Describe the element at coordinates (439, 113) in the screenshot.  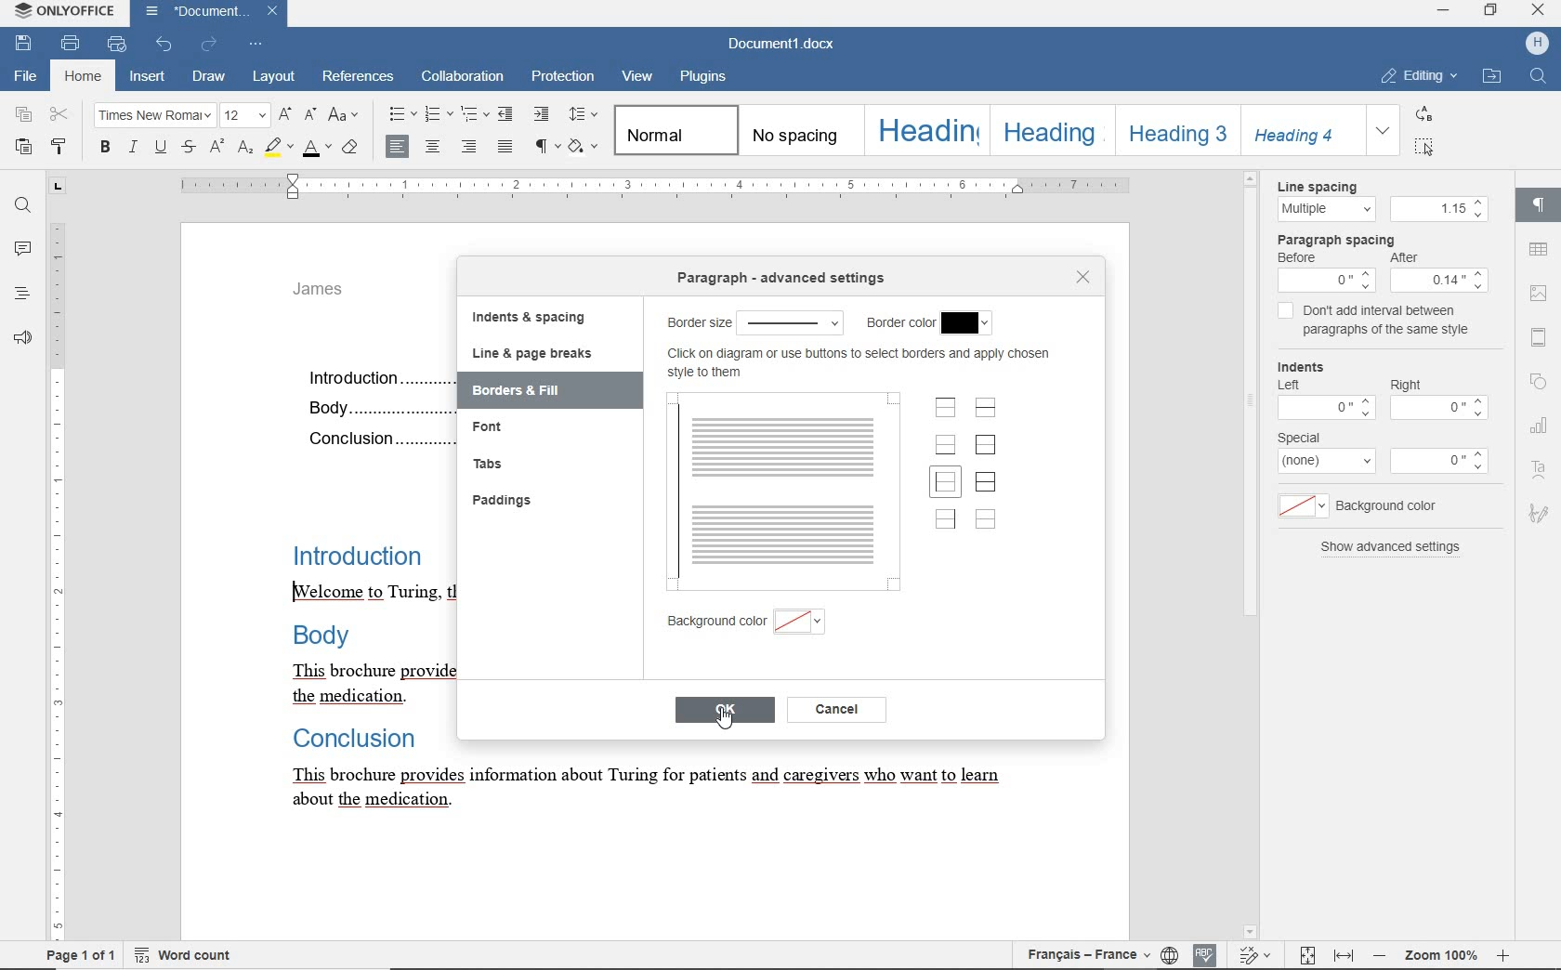
I see `numbering` at that location.